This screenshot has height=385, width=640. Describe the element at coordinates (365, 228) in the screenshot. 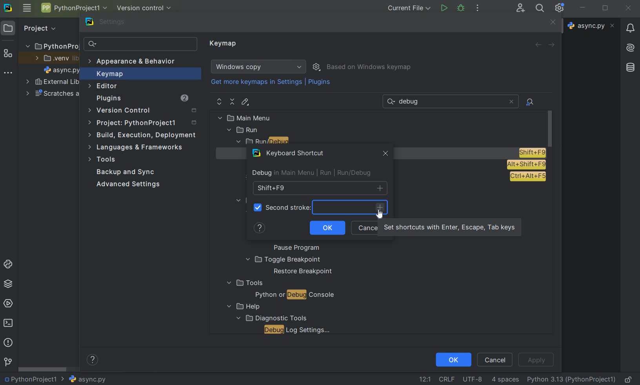

I see `cancel` at that location.